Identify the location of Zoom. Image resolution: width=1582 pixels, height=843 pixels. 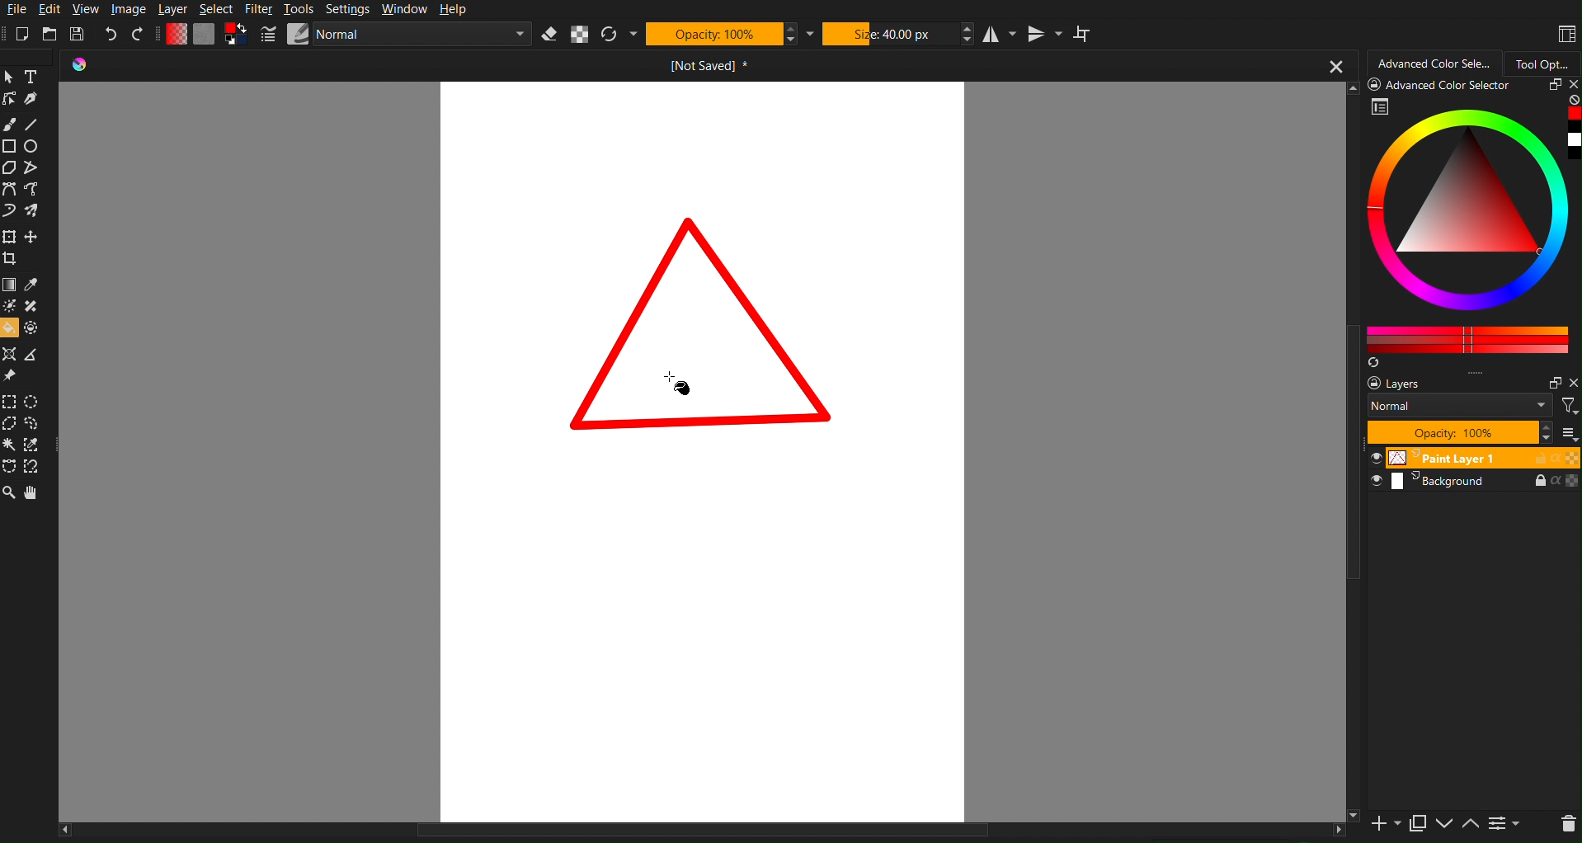
(10, 494).